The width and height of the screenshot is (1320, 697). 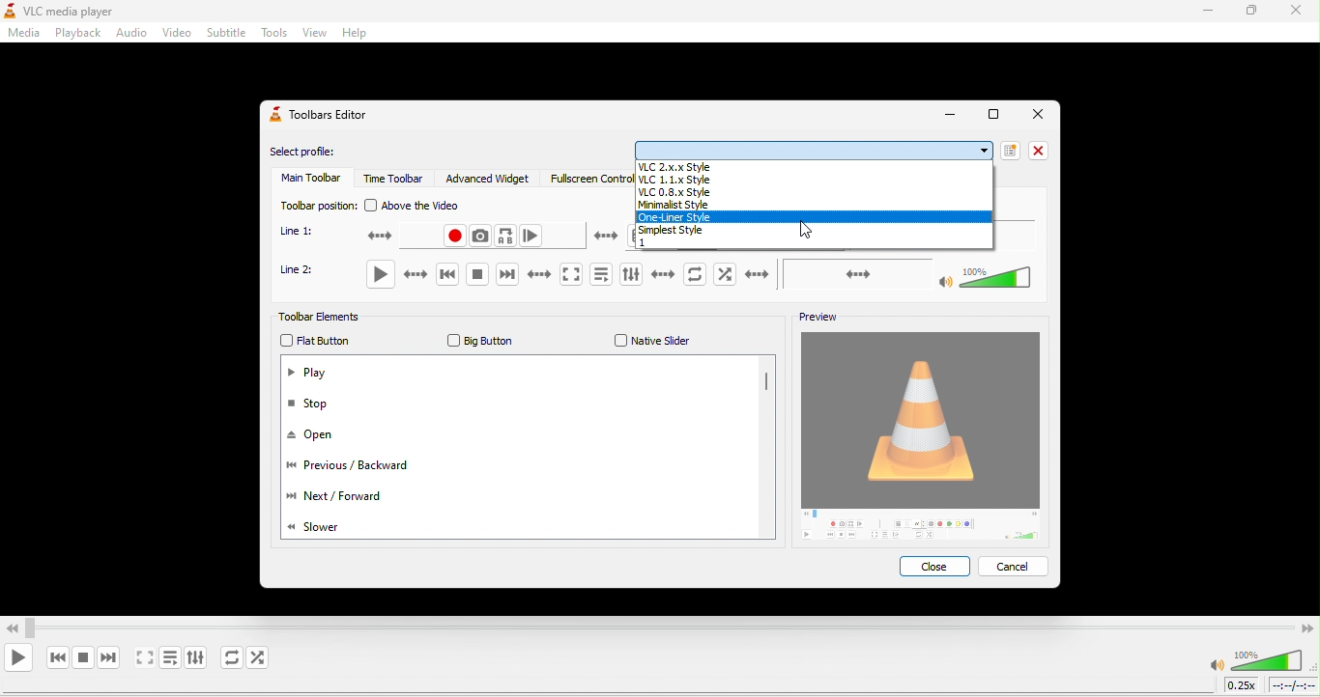 I want to click on line 2, so click(x=305, y=270).